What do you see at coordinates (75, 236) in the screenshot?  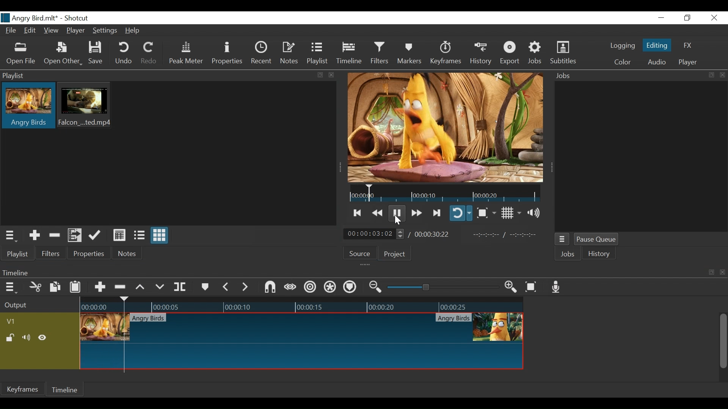 I see `Add files to the playlist` at bounding box center [75, 236].